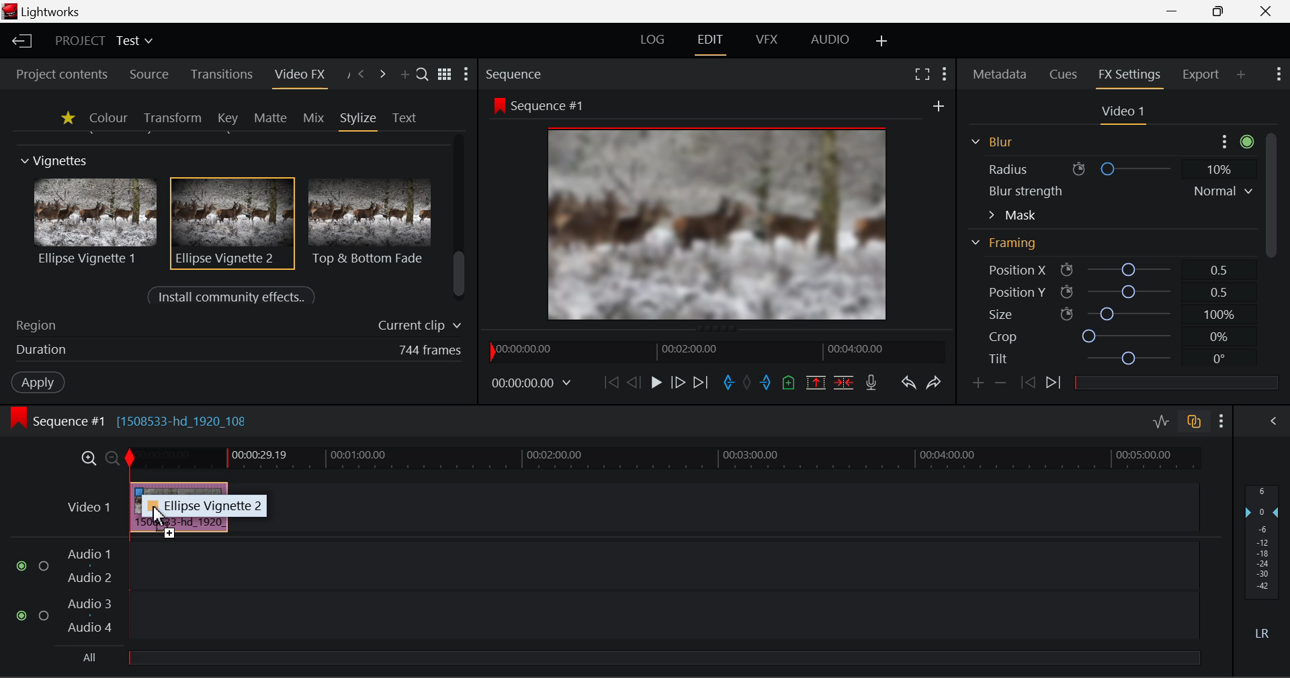 This screenshot has height=678, width=1290. Describe the element at coordinates (922, 74) in the screenshot. I see `Full Screen` at that location.